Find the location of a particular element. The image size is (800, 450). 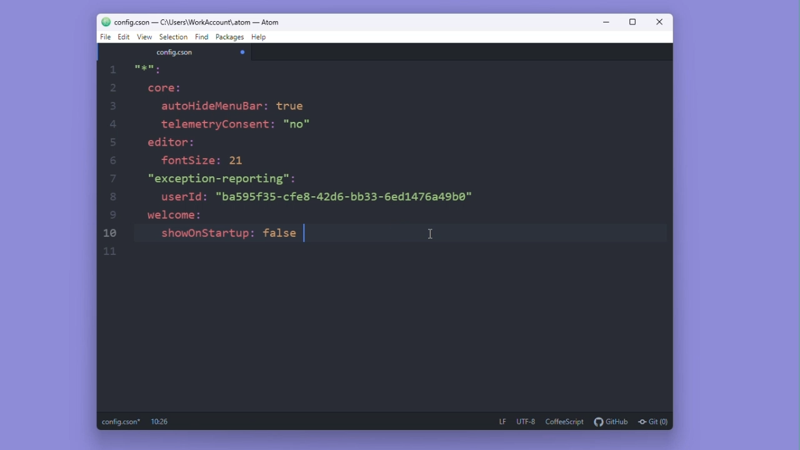

LILYcore:autoHideMenuBar: truetelemetryConsent: "no"editor:fontSize: 21"exception-reporting”:userId: "ba595f35-cfe8-42d6-bb33-6ed1476a49b0"welcome:showOnStartup: false  is located at coordinates (306, 156).